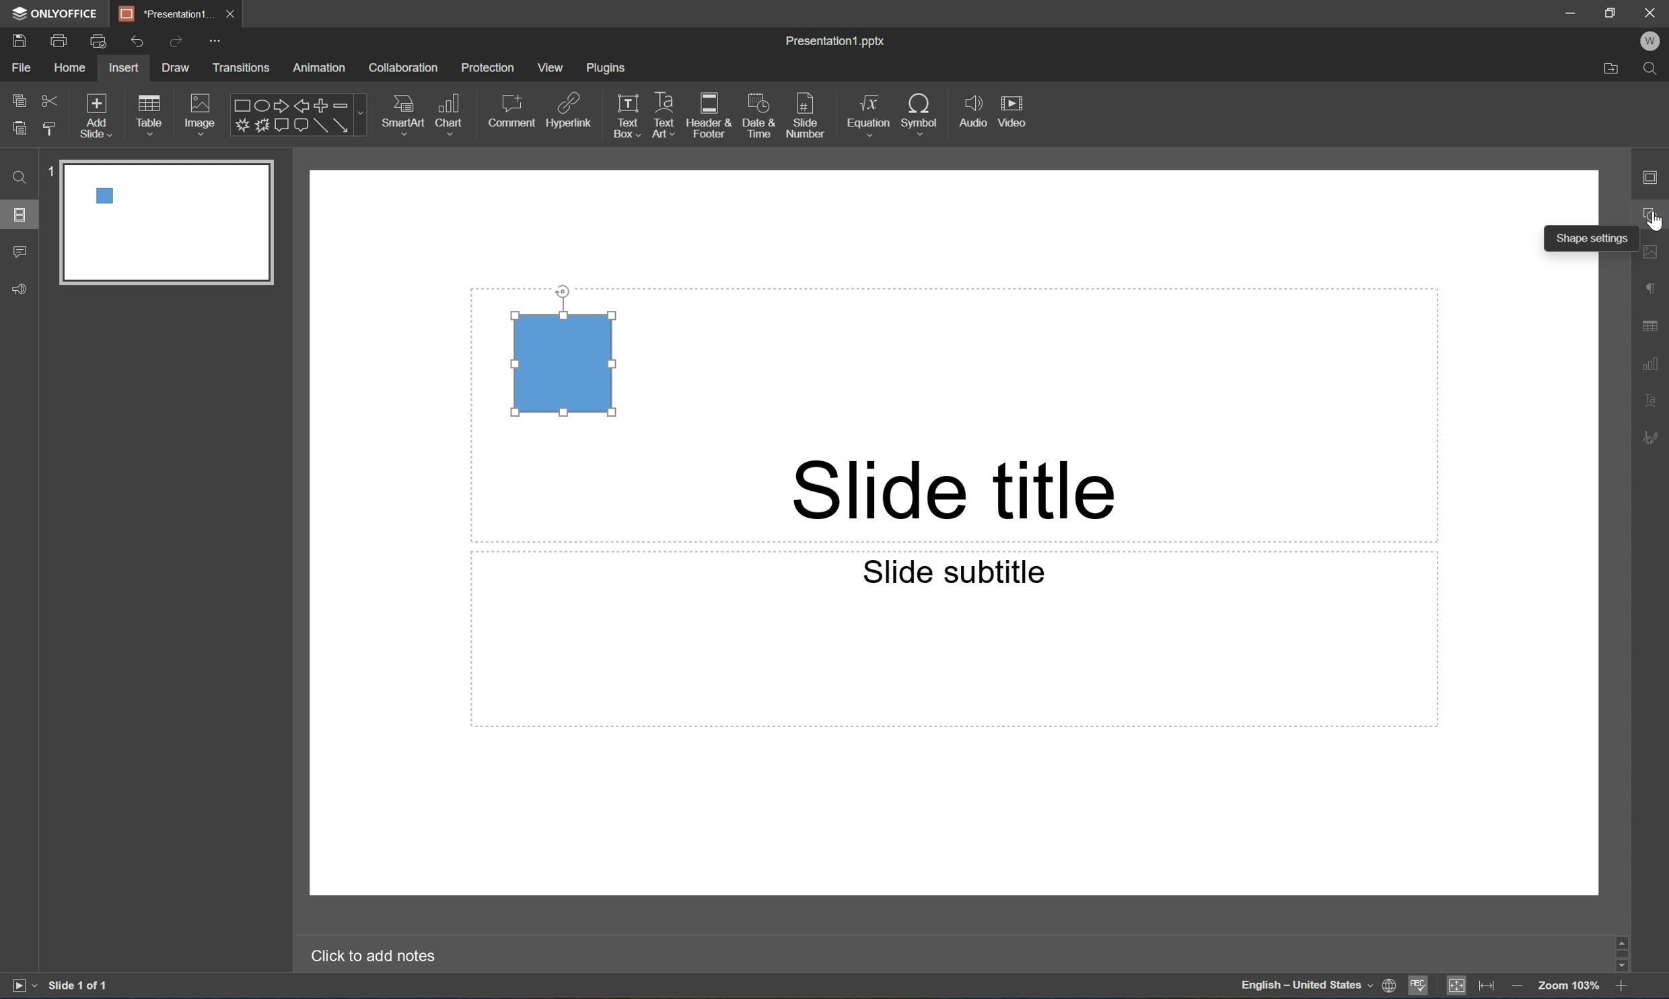 The width and height of the screenshot is (1669, 999). I want to click on Rectangle, so click(320, 127).